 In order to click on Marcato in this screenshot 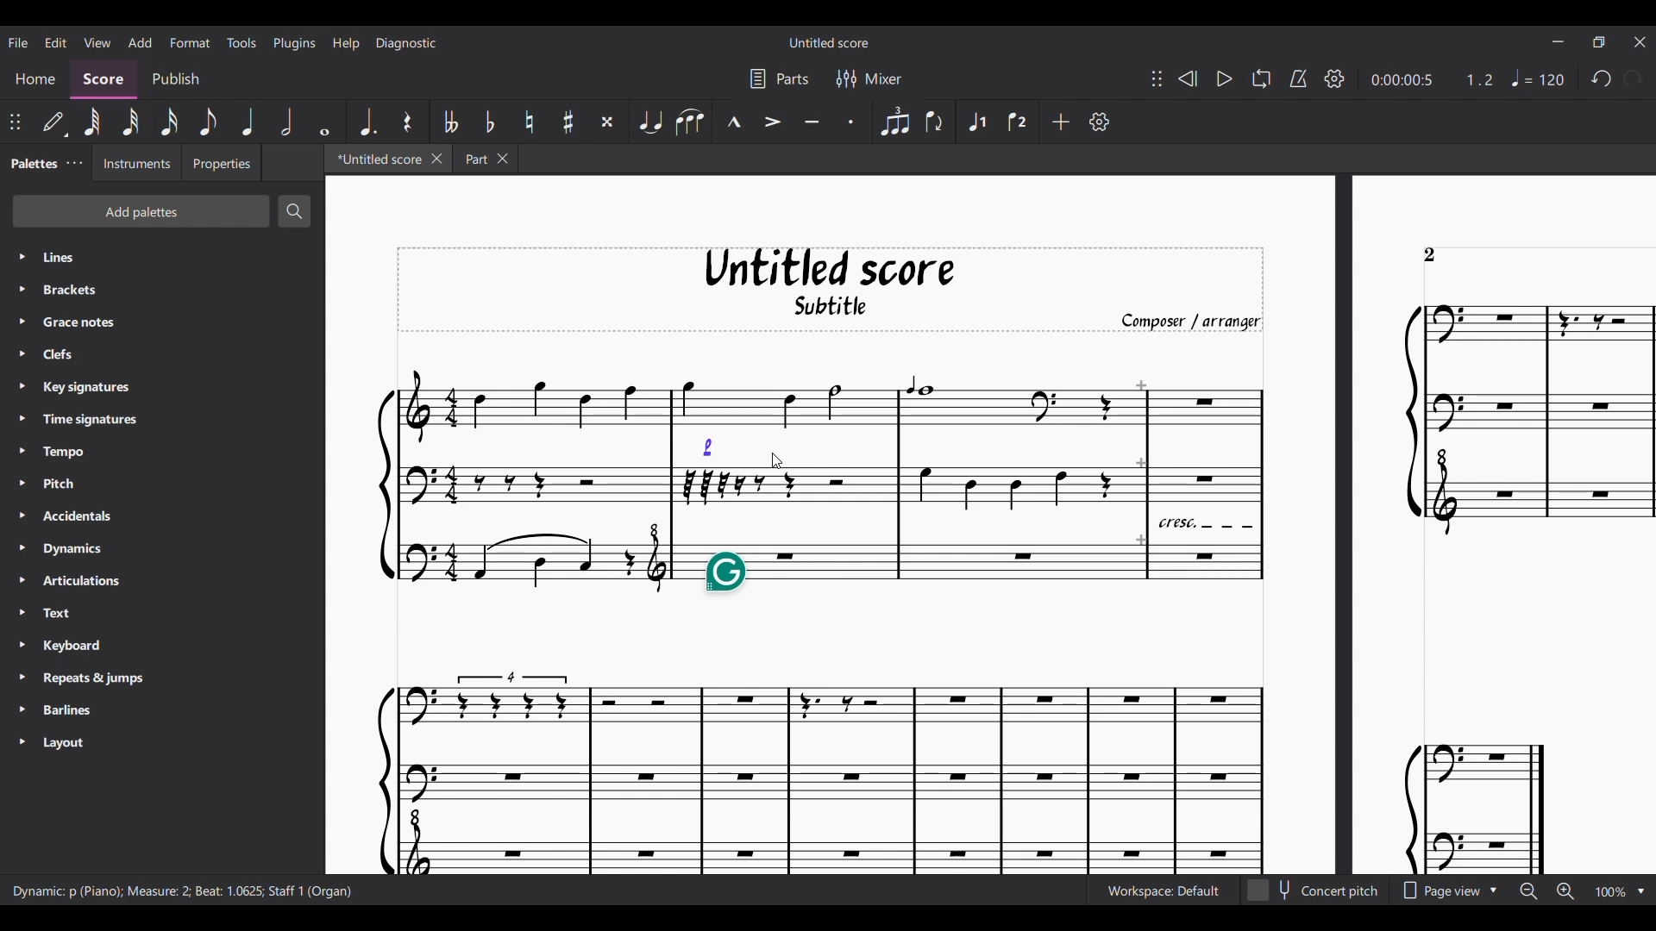, I will do `click(733, 121)`.